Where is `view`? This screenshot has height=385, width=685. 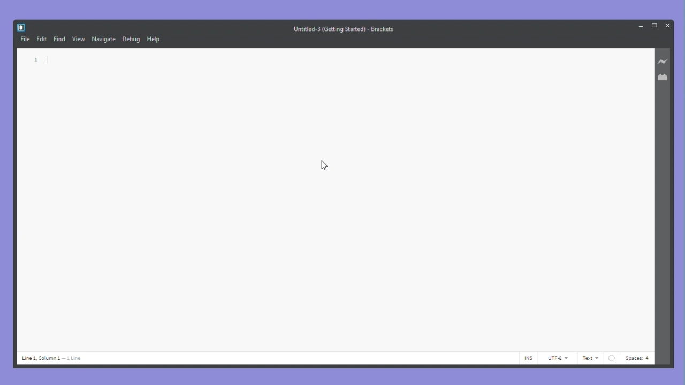 view is located at coordinates (79, 40).